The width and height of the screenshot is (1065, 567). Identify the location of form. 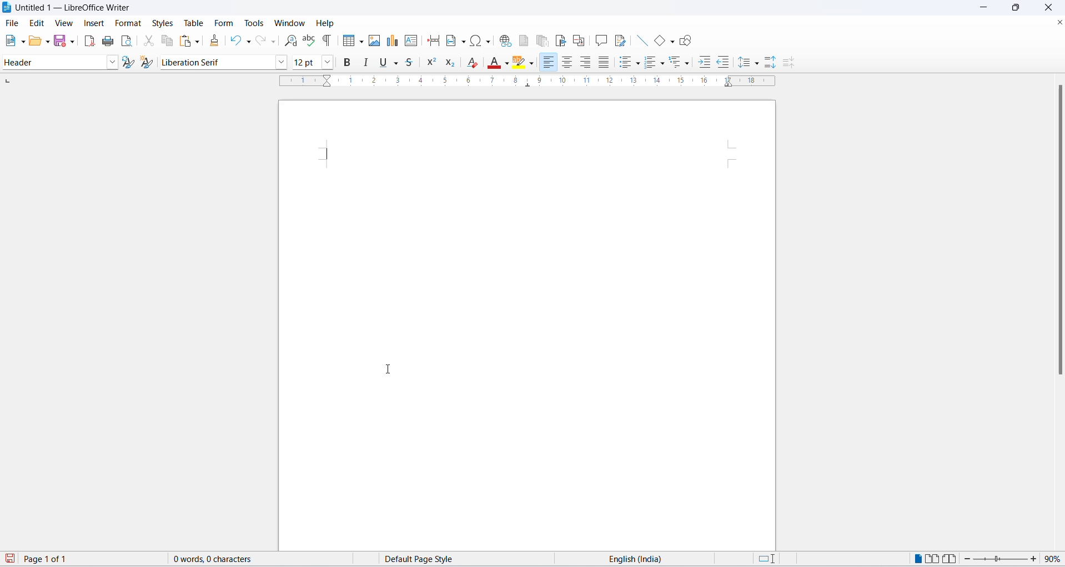
(223, 23).